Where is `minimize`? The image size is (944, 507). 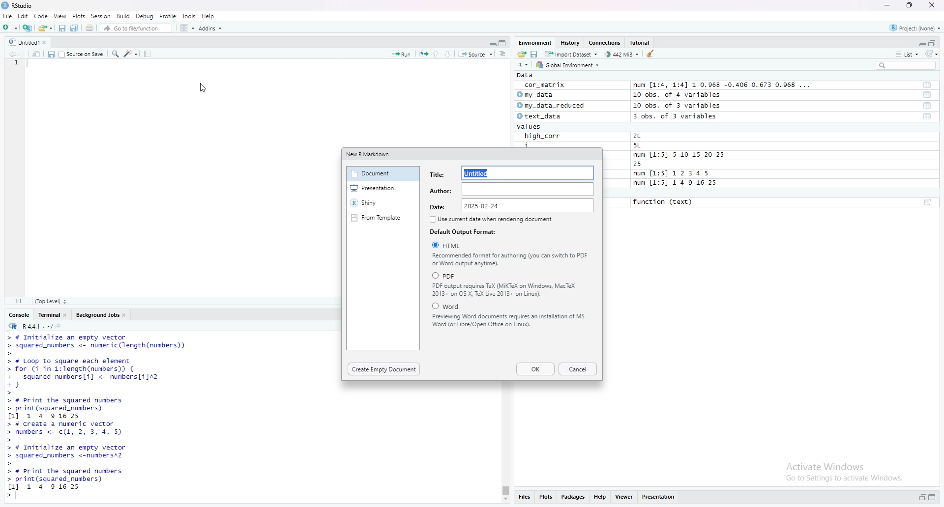 minimize is located at coordinates (886, 5).